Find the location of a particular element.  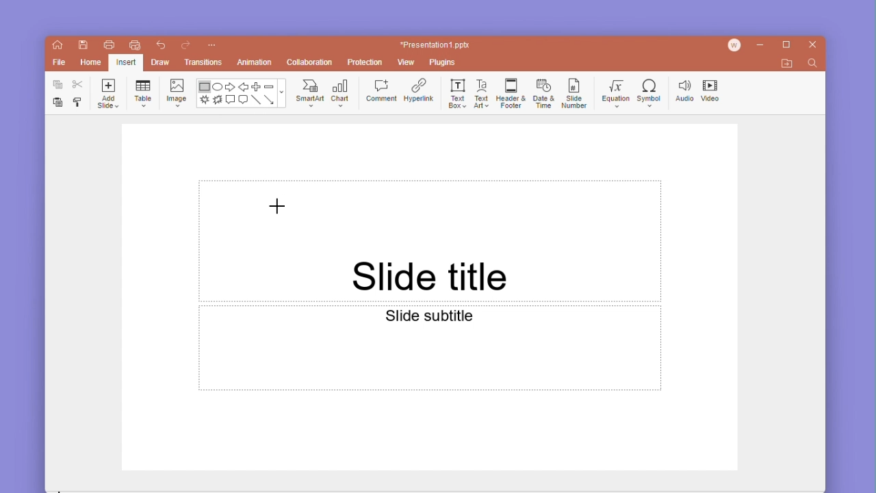

file is located at coordinates (59, 62).